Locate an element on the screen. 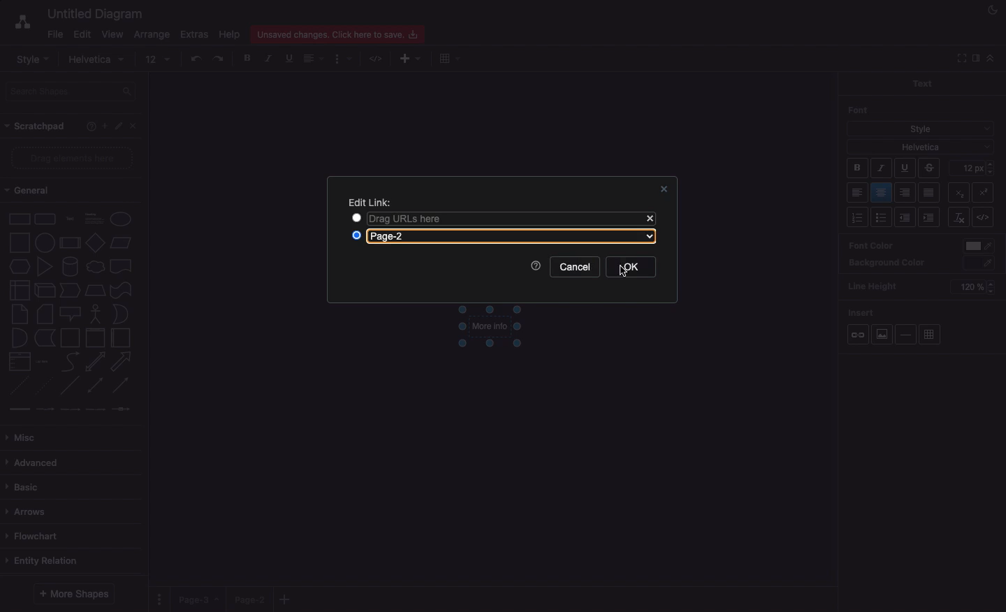 Image resolution: width=1006 pixels, height=612 pixels. list item is located at coordinates (43, 362).